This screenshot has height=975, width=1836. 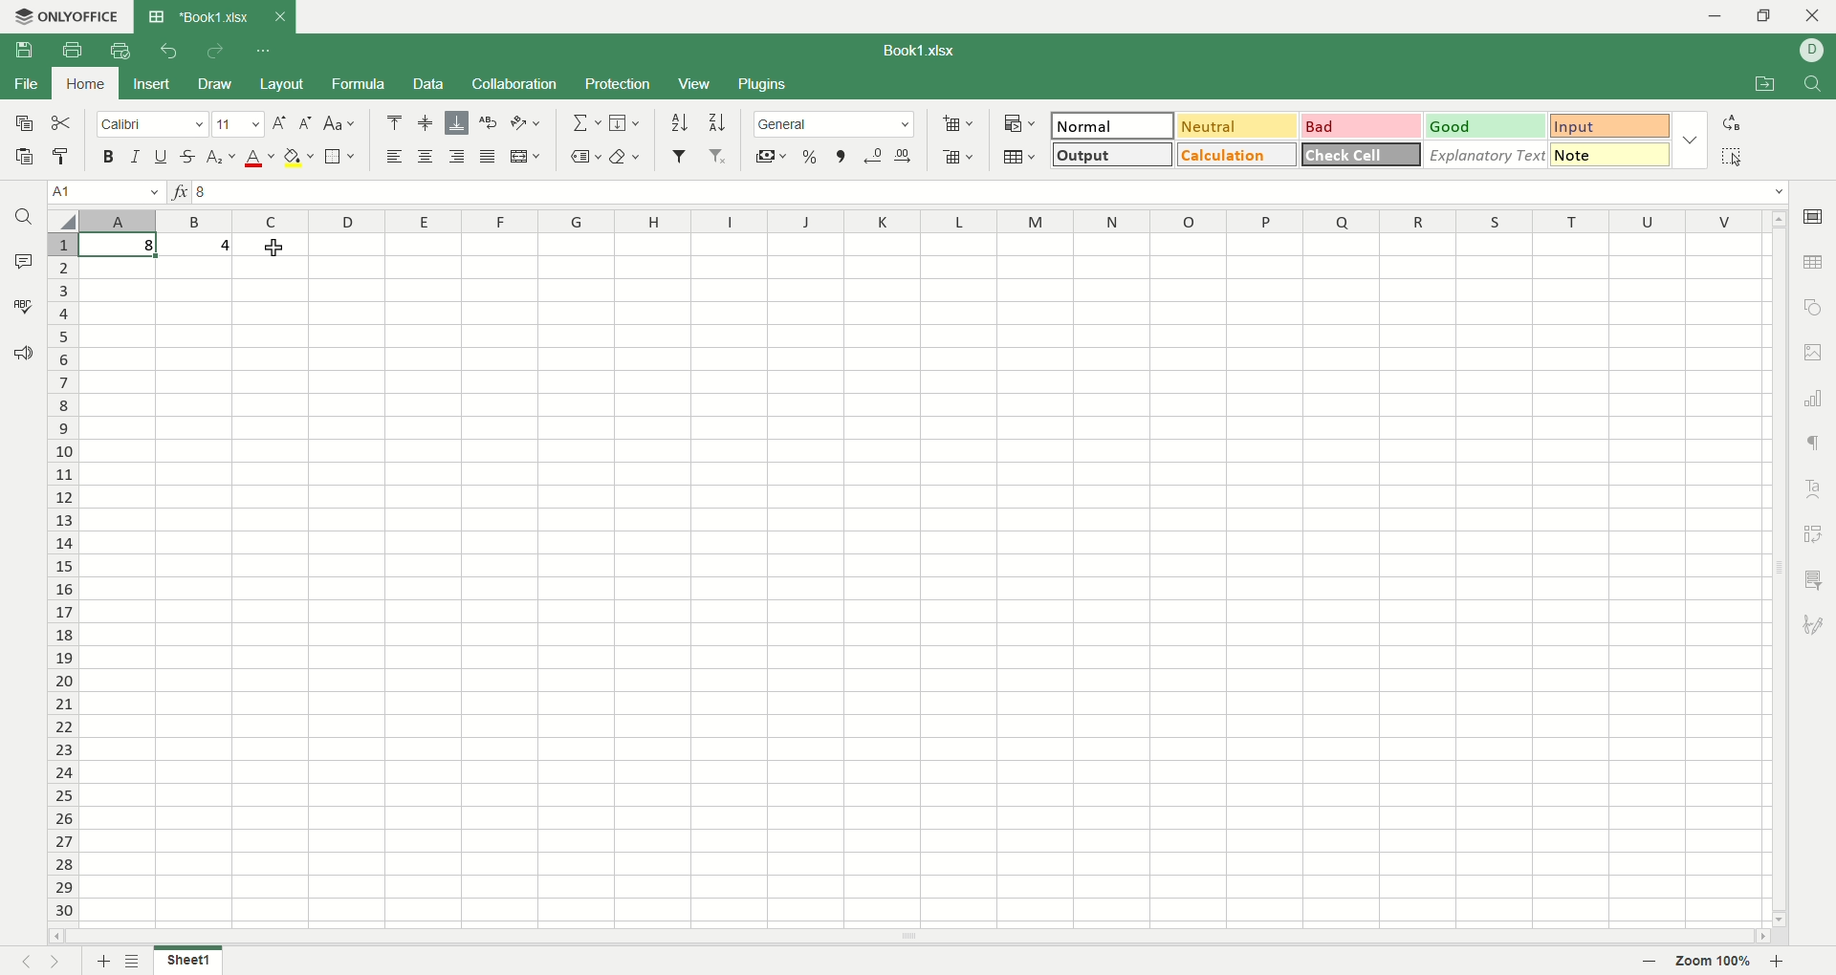 What do you see at coordinates (180, 192) in the screenshot?
I see `insert function` at bounding box center [180, 192].